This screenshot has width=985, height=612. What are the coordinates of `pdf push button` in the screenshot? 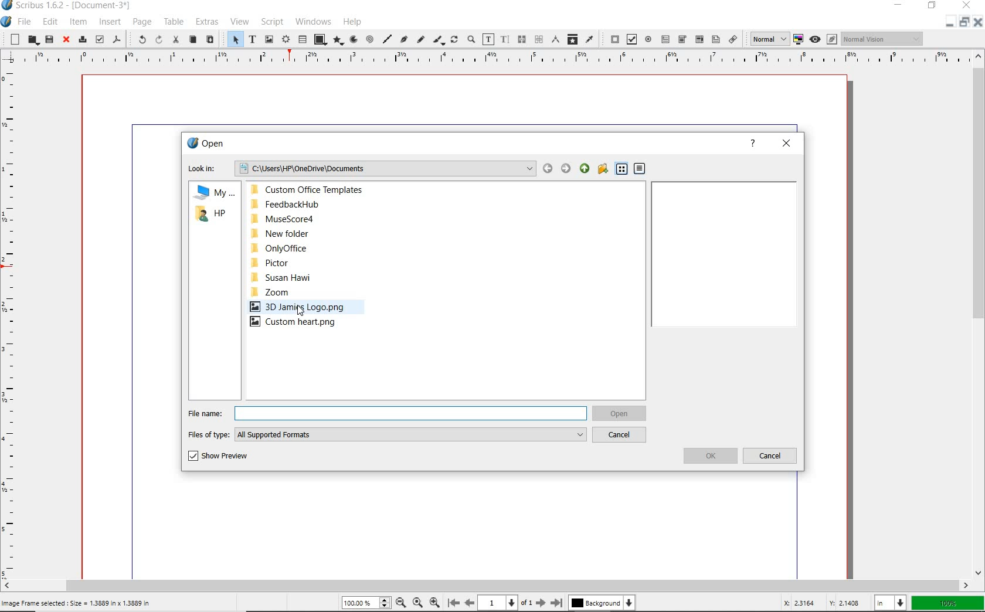 It's located at (612, 39).